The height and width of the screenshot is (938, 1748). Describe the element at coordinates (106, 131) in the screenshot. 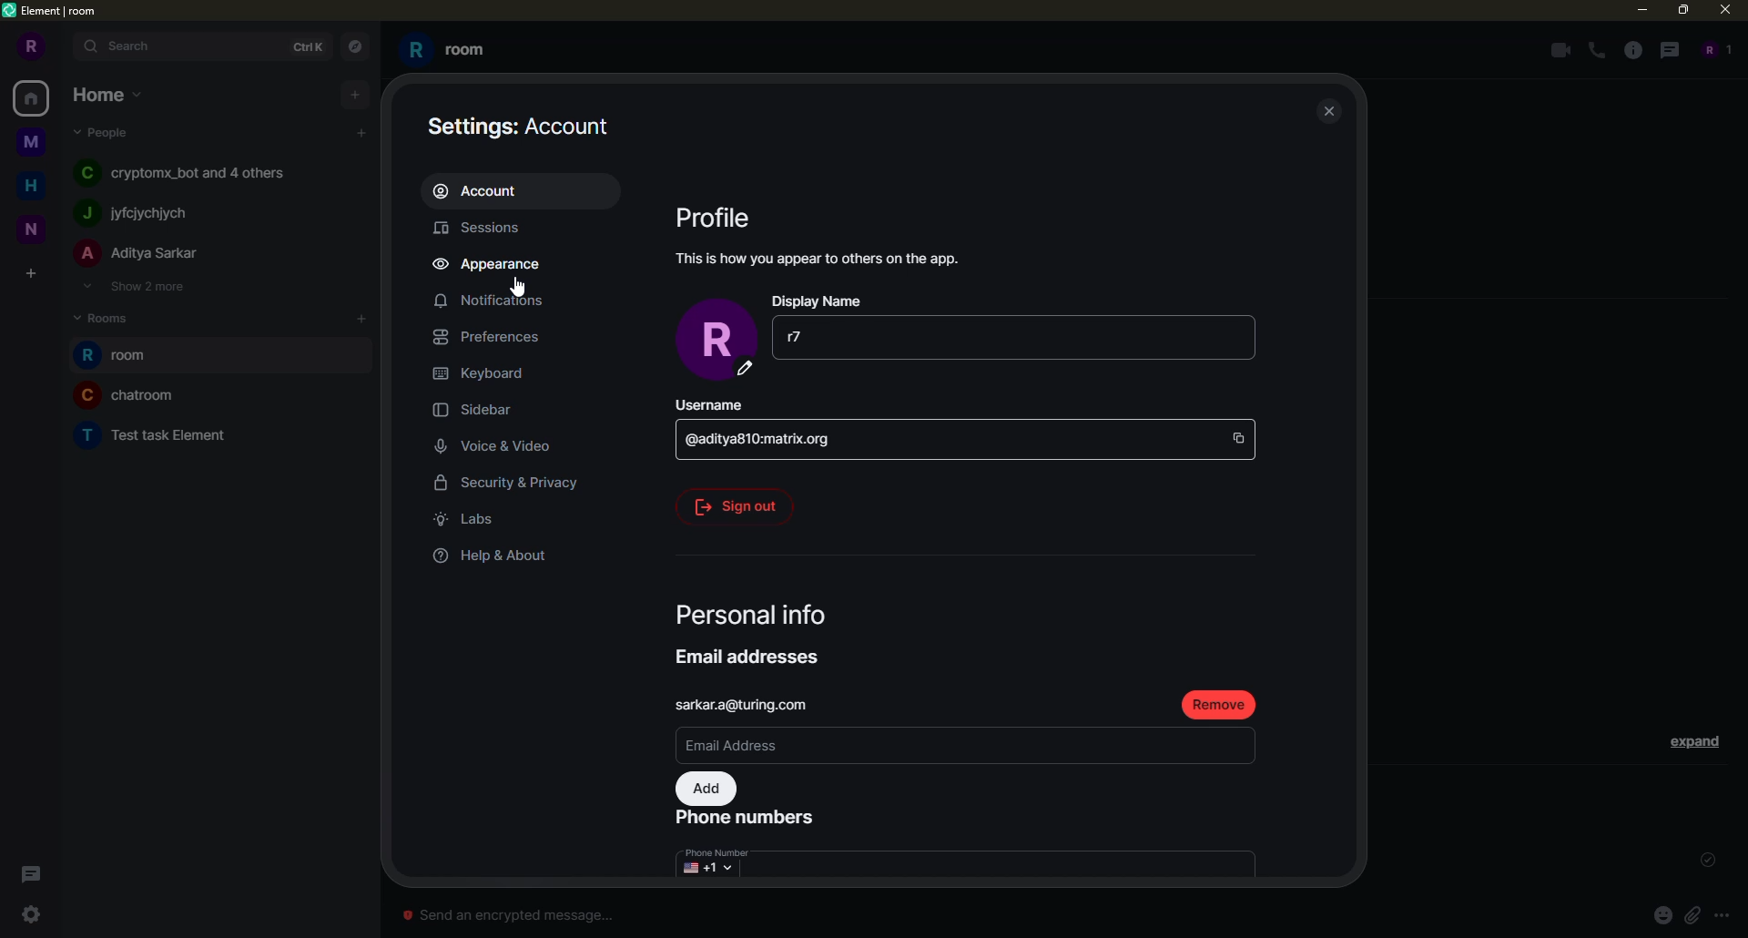

I see `people` at that location.